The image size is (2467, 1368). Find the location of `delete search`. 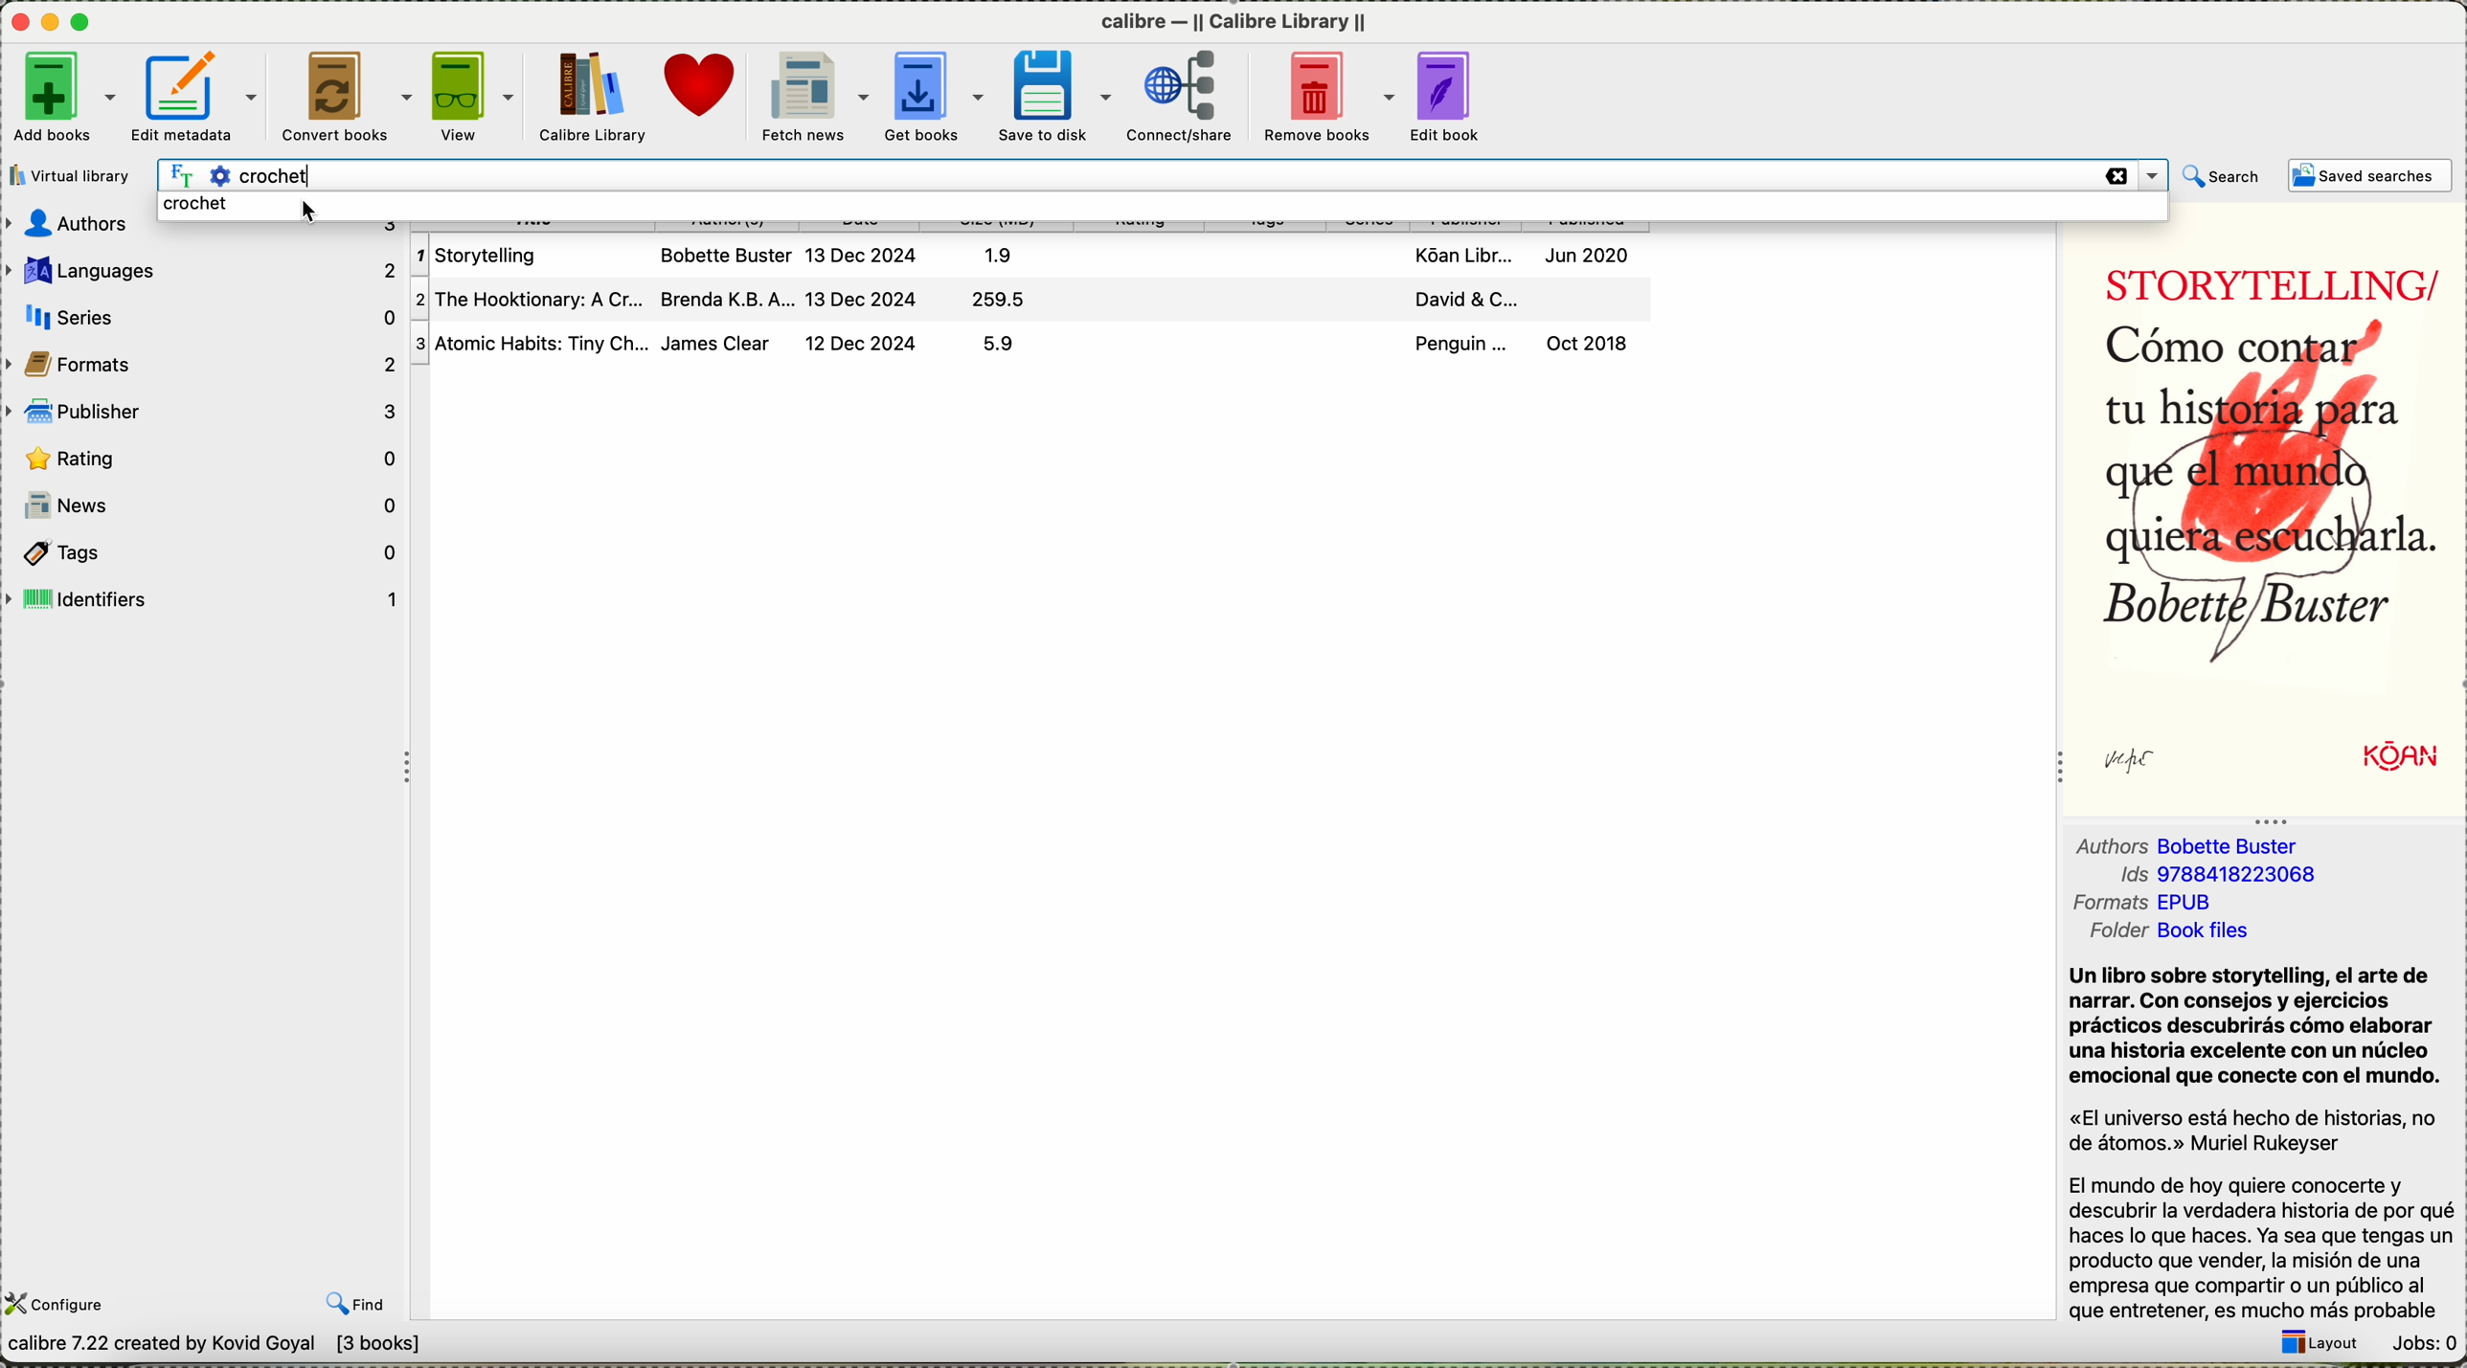

delete search is located at coordinates (2114, 175).